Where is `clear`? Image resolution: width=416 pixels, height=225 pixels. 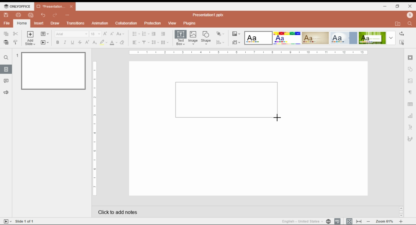
clear is located at coordinates (123, 42).